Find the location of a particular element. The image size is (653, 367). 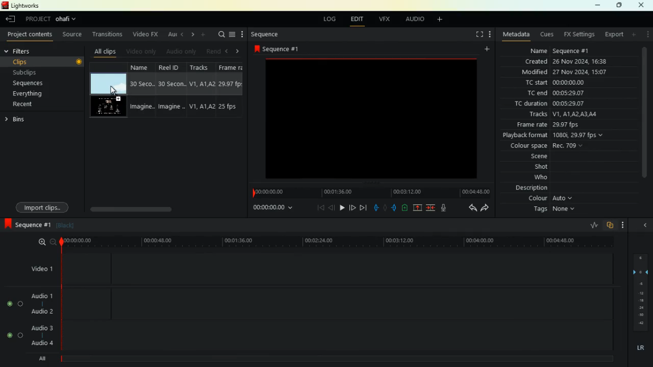

scroll is located at coordinates (642, 113).